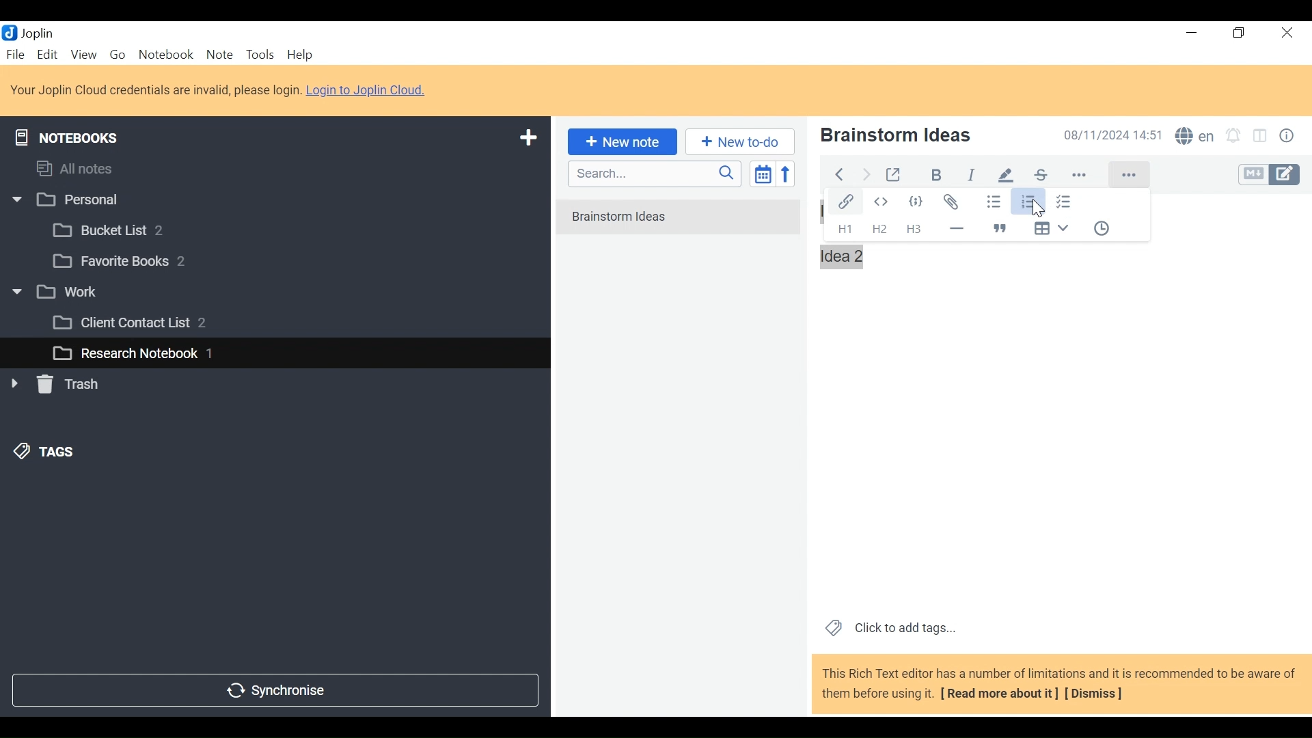 This screenshot has height=738, width=1312. I want to click on Toggle Editor, so click(1270, 175).